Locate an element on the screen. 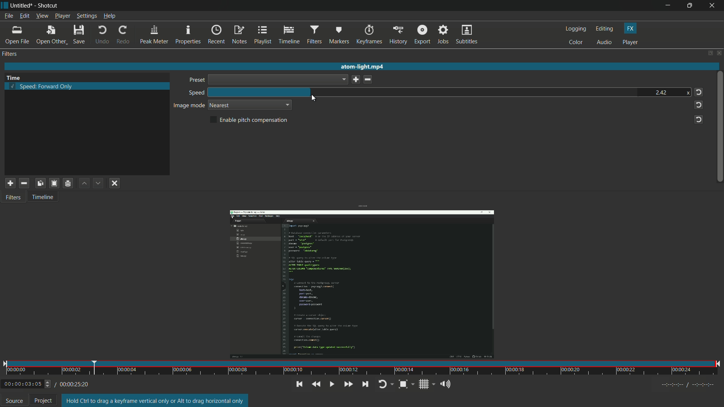  speed forward only is located at coordinates (44, 86).